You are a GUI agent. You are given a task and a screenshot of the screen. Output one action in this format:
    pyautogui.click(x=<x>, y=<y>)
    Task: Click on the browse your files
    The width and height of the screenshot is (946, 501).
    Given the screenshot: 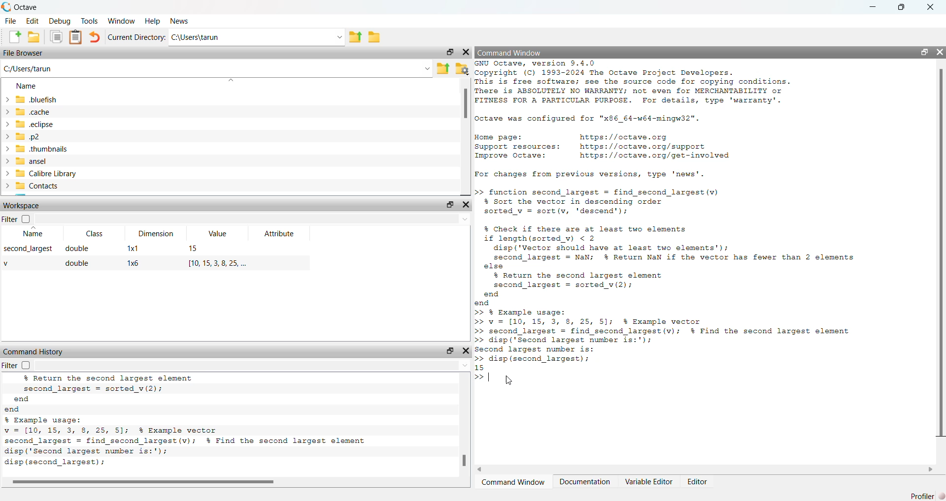 What is the action you would take?
    pyautogui.click(x=462, y=68)
    